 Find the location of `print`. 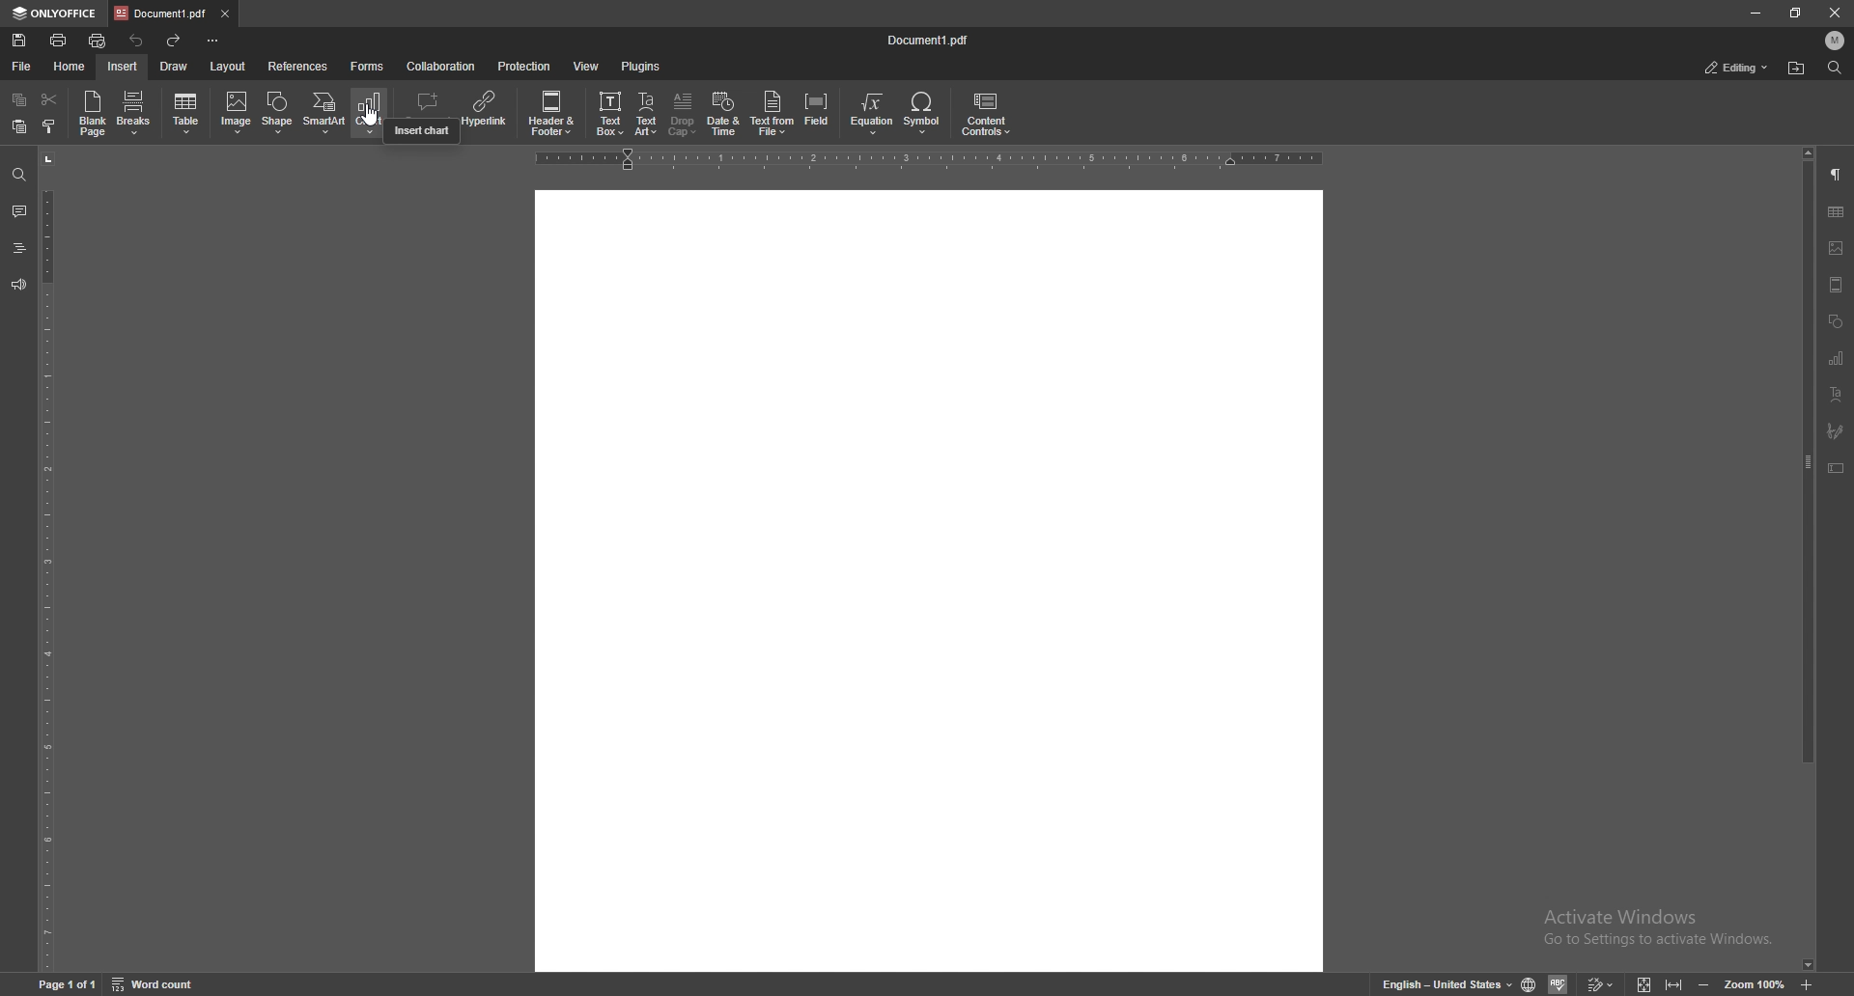

print is located at coordinates (60, 41).